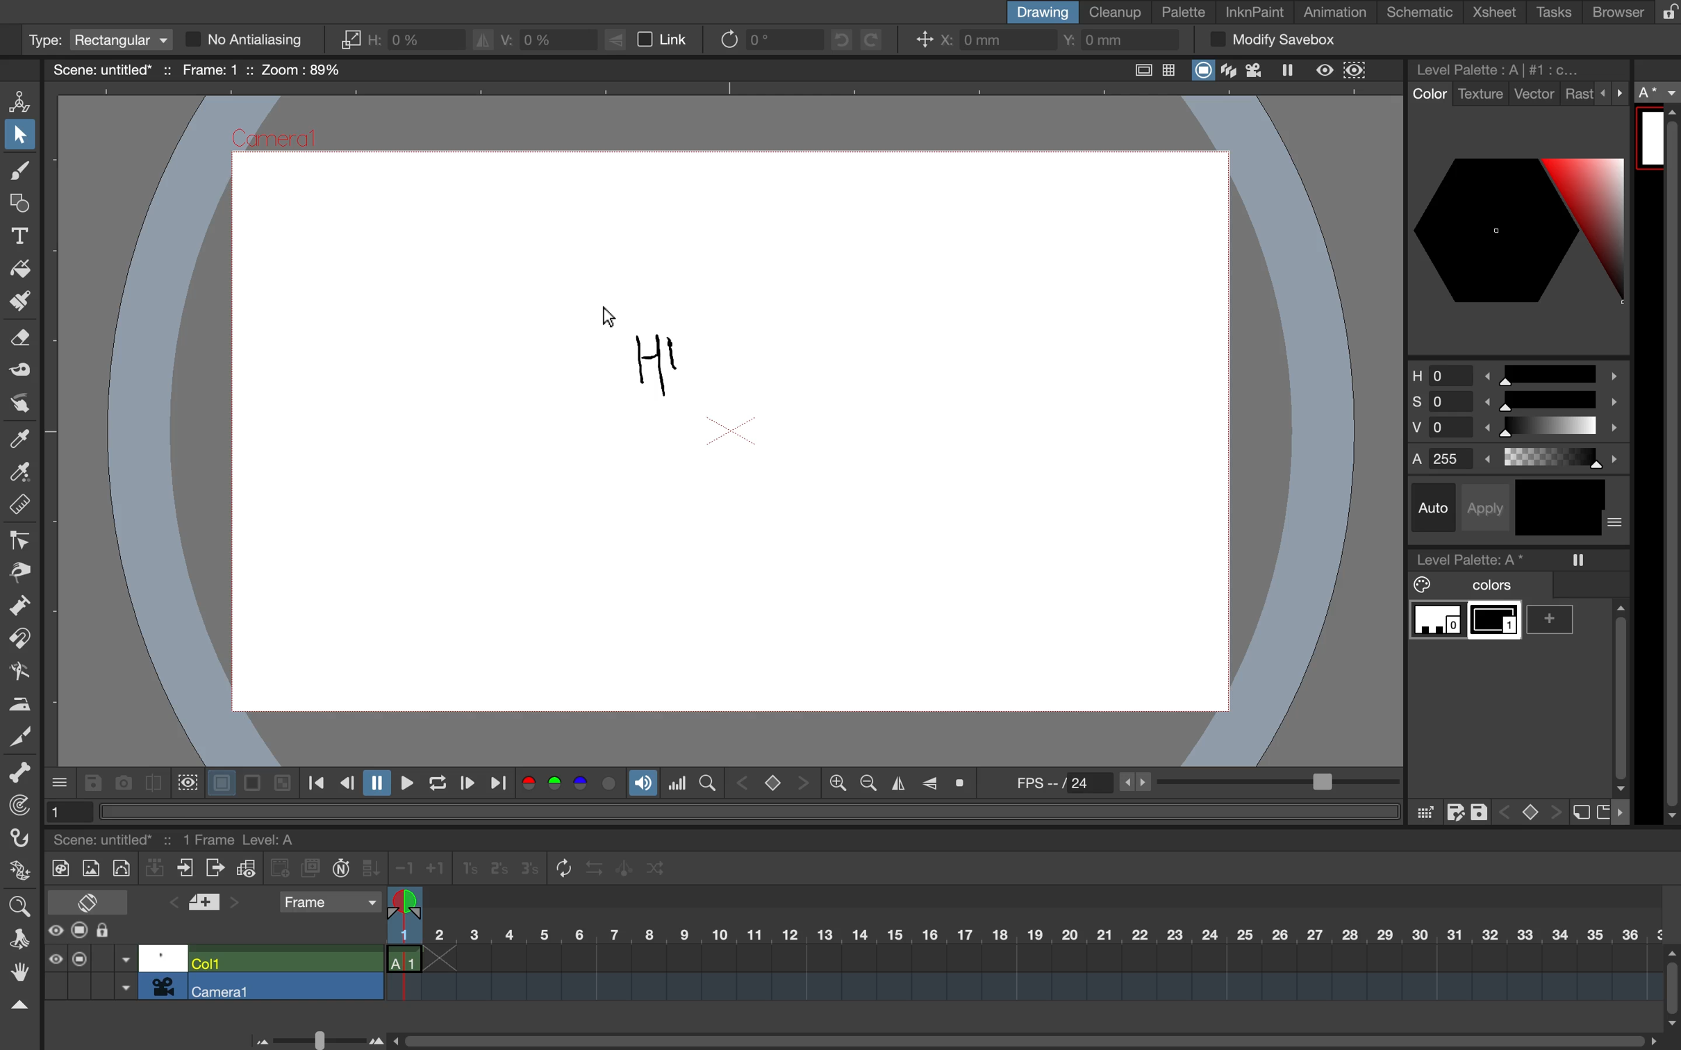 This screenshot has height=1050, width=1681. Describe the element at coordinates (533, 38) in the screenshot. I see `vertical scaling` at that location.